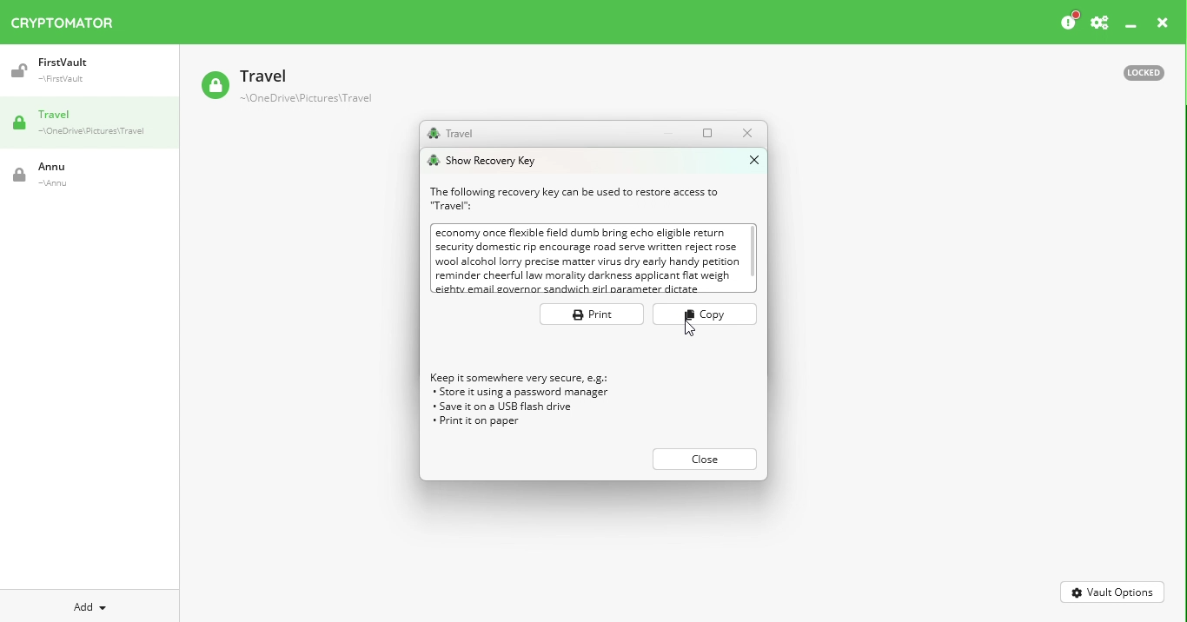 The width and height of the screenshot is (1187, 622). Describe the element at coordinates (1099, 23) in the screenshot. I see `Preferences` at that location.